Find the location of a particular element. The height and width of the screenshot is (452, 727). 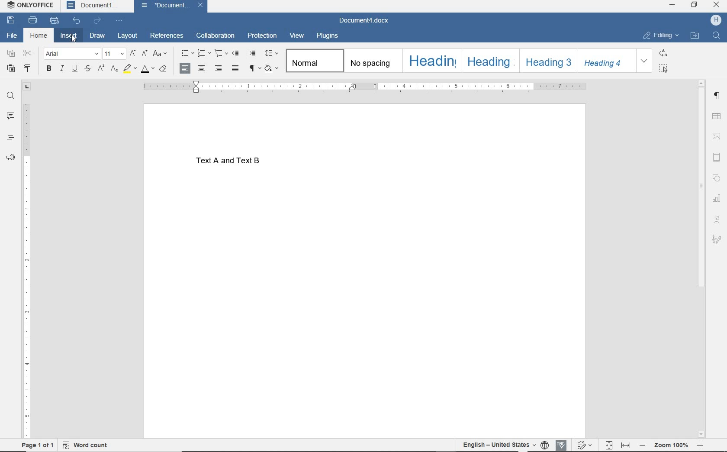

PLUGINS is located at coordinates (328, 36).